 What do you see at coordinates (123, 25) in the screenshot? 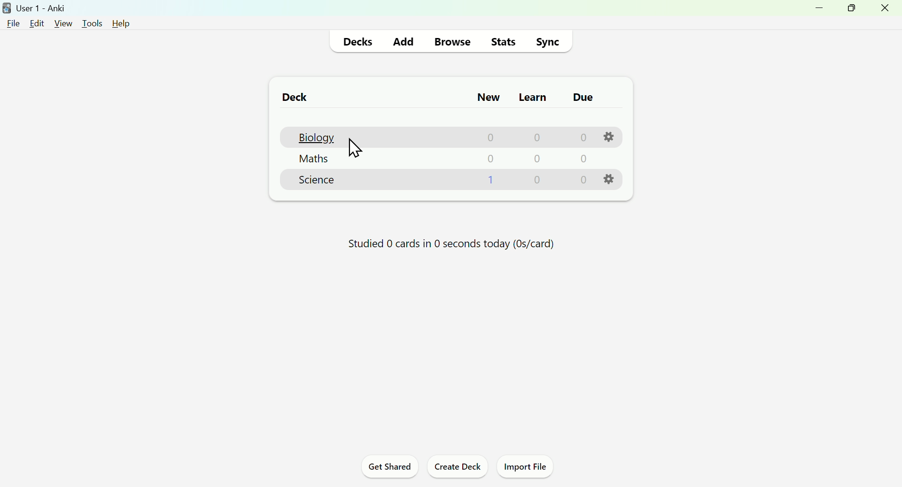
I see `help` at bounding box center [123, 25].